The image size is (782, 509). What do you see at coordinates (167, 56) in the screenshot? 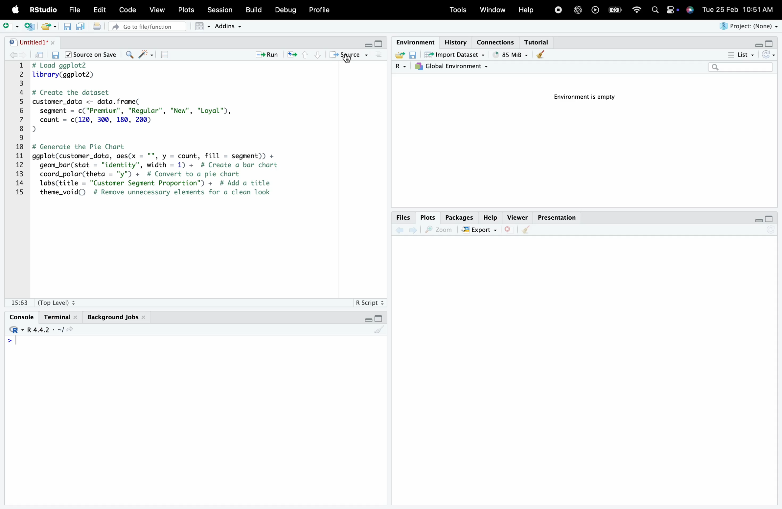
I see `notebook` at bounding box center [167, 56].